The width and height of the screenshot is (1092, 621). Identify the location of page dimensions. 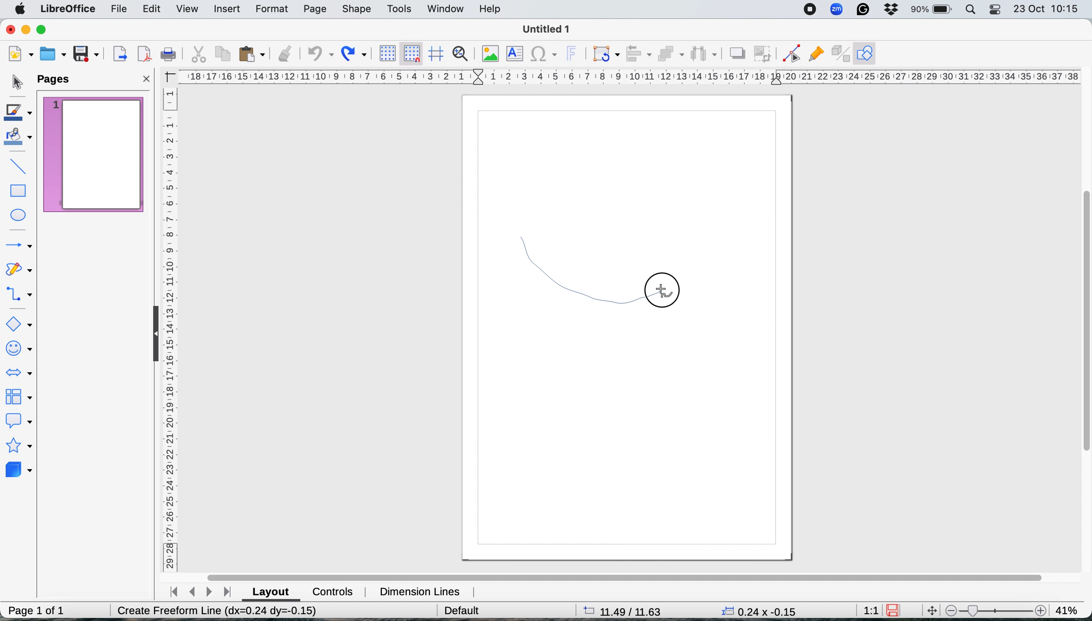
(627, 610).